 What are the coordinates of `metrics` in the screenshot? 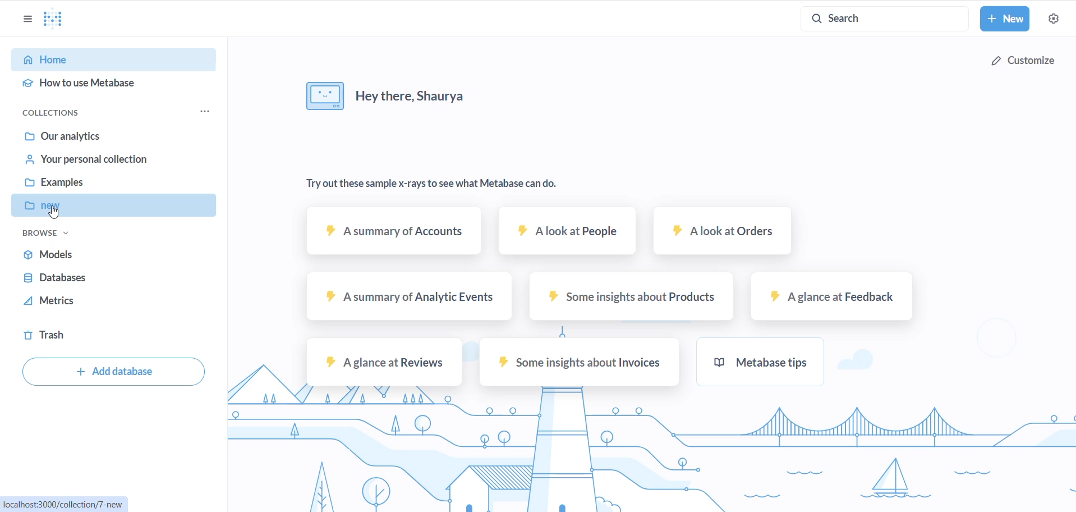 It's located at (83, 304).